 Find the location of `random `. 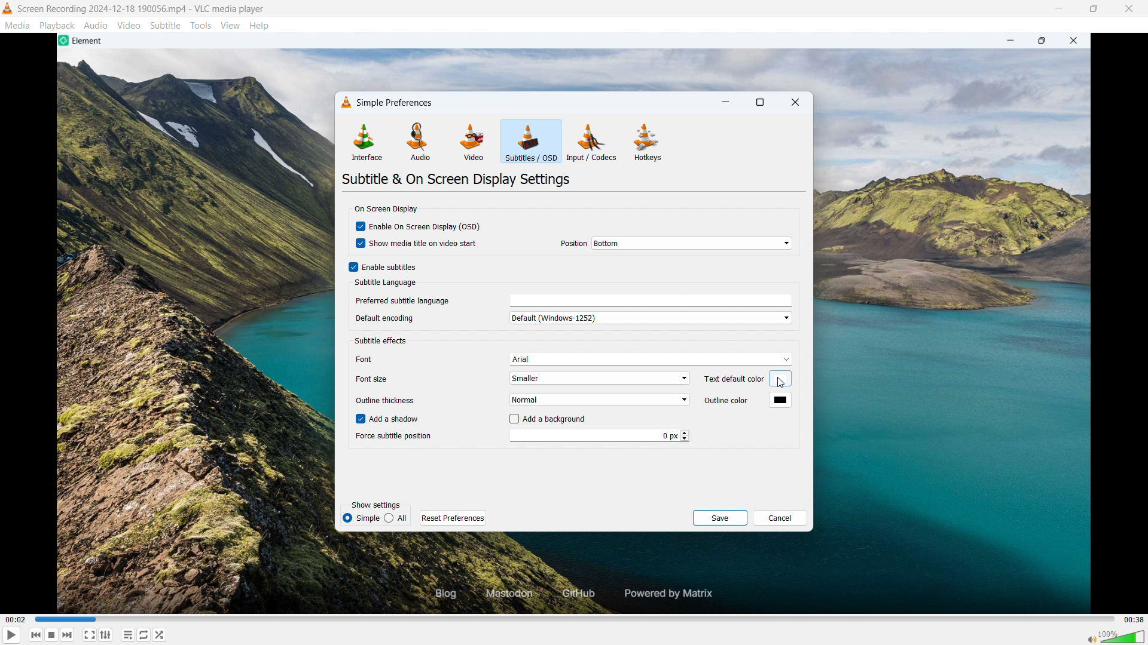

random  is located at coordinates (160, 635).